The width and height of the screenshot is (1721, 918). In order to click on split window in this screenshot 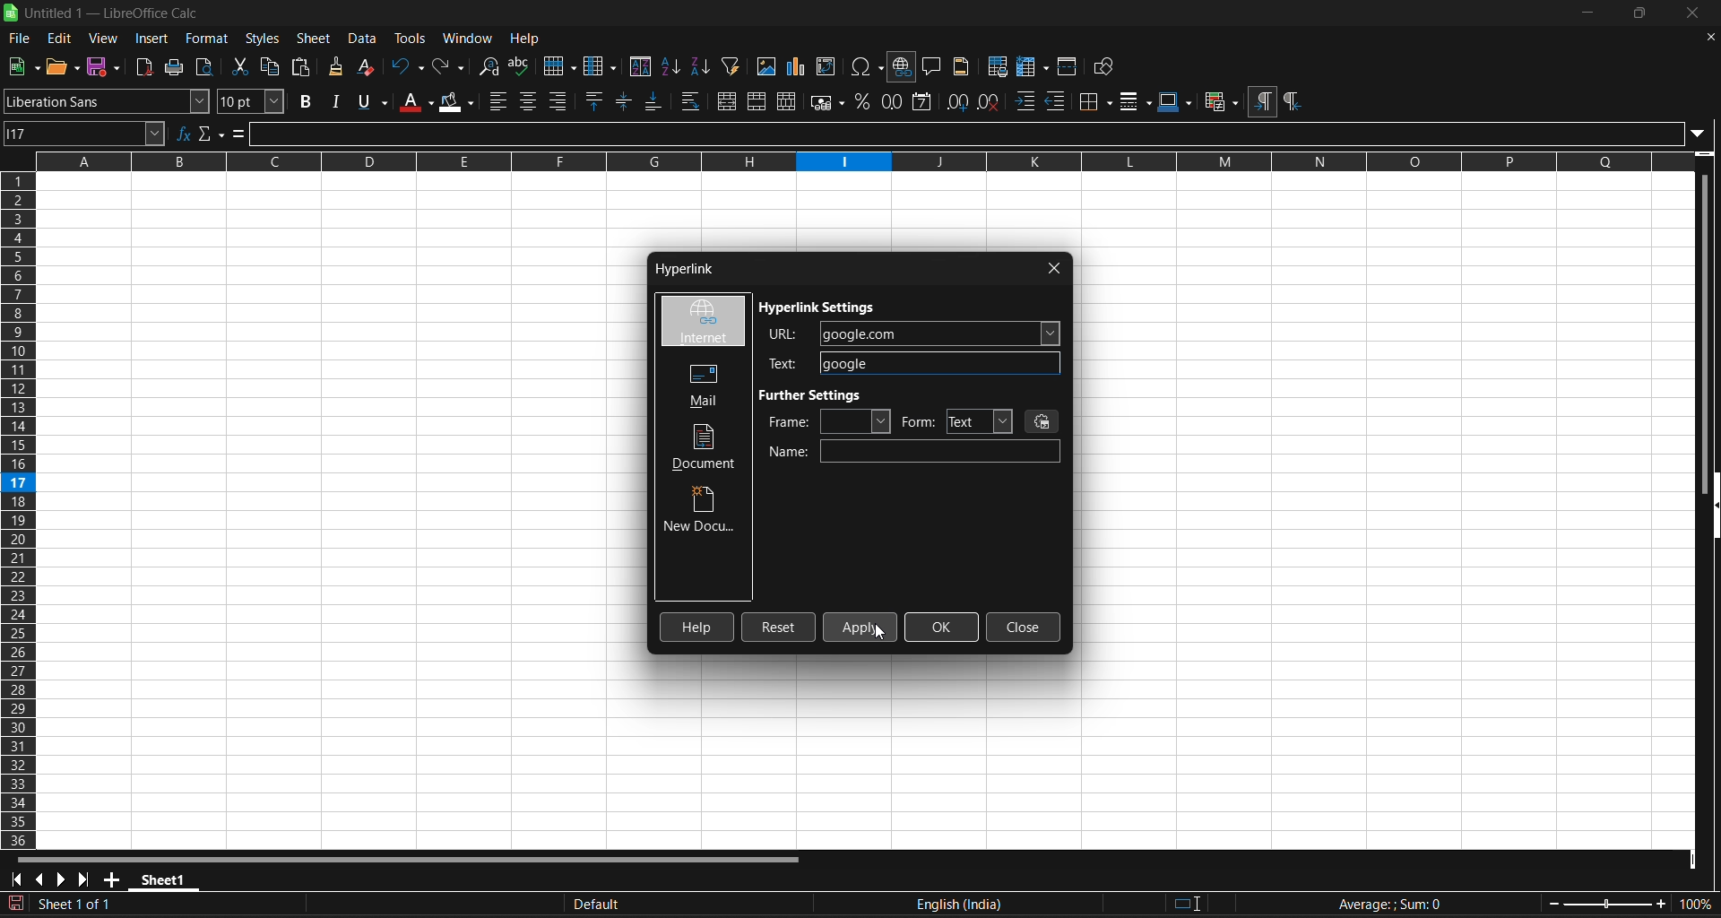, I will do `click(1069, 65)`.